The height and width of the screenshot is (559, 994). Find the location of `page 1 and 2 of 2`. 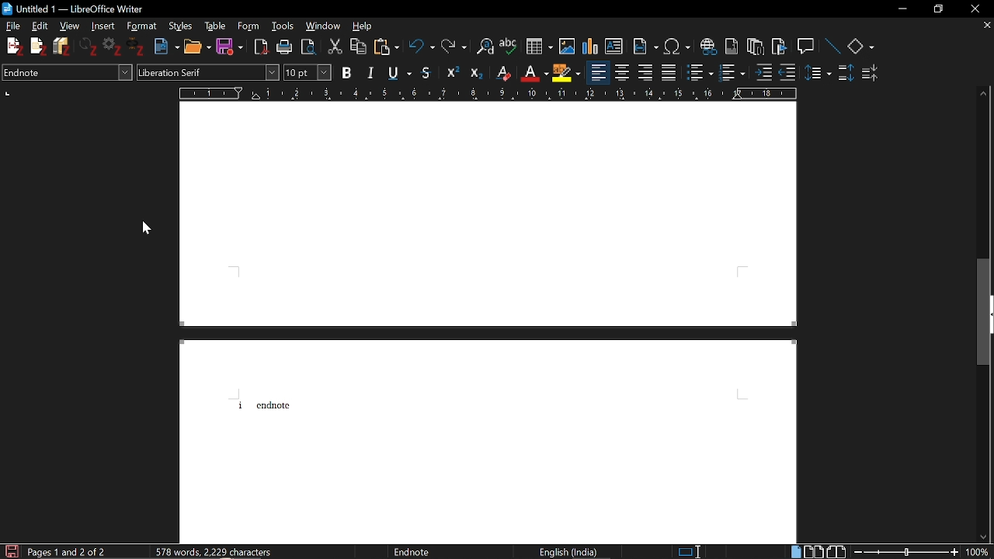

page 1 and 2 of 2 is located at coordinates (68, 551).